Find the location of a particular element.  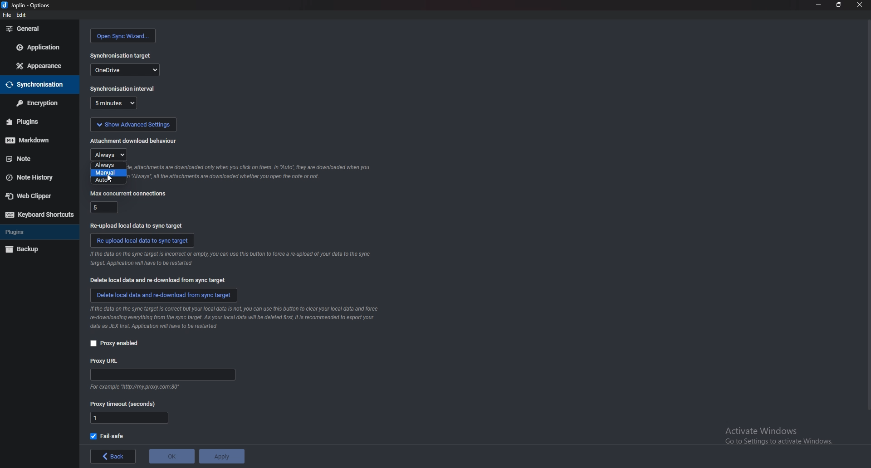

ok is located at coordinates (171, 456).